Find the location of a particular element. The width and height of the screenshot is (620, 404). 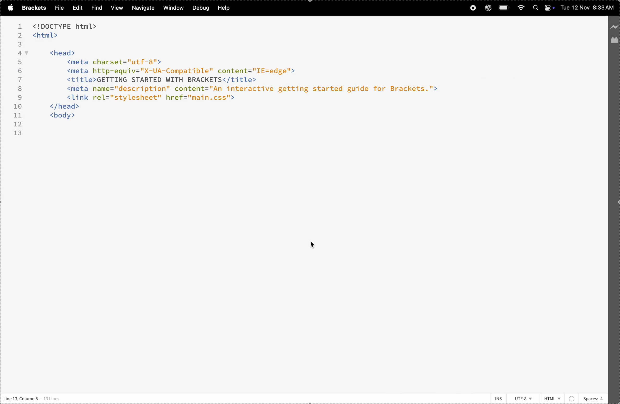

code block is located at coordinates (252, 81).